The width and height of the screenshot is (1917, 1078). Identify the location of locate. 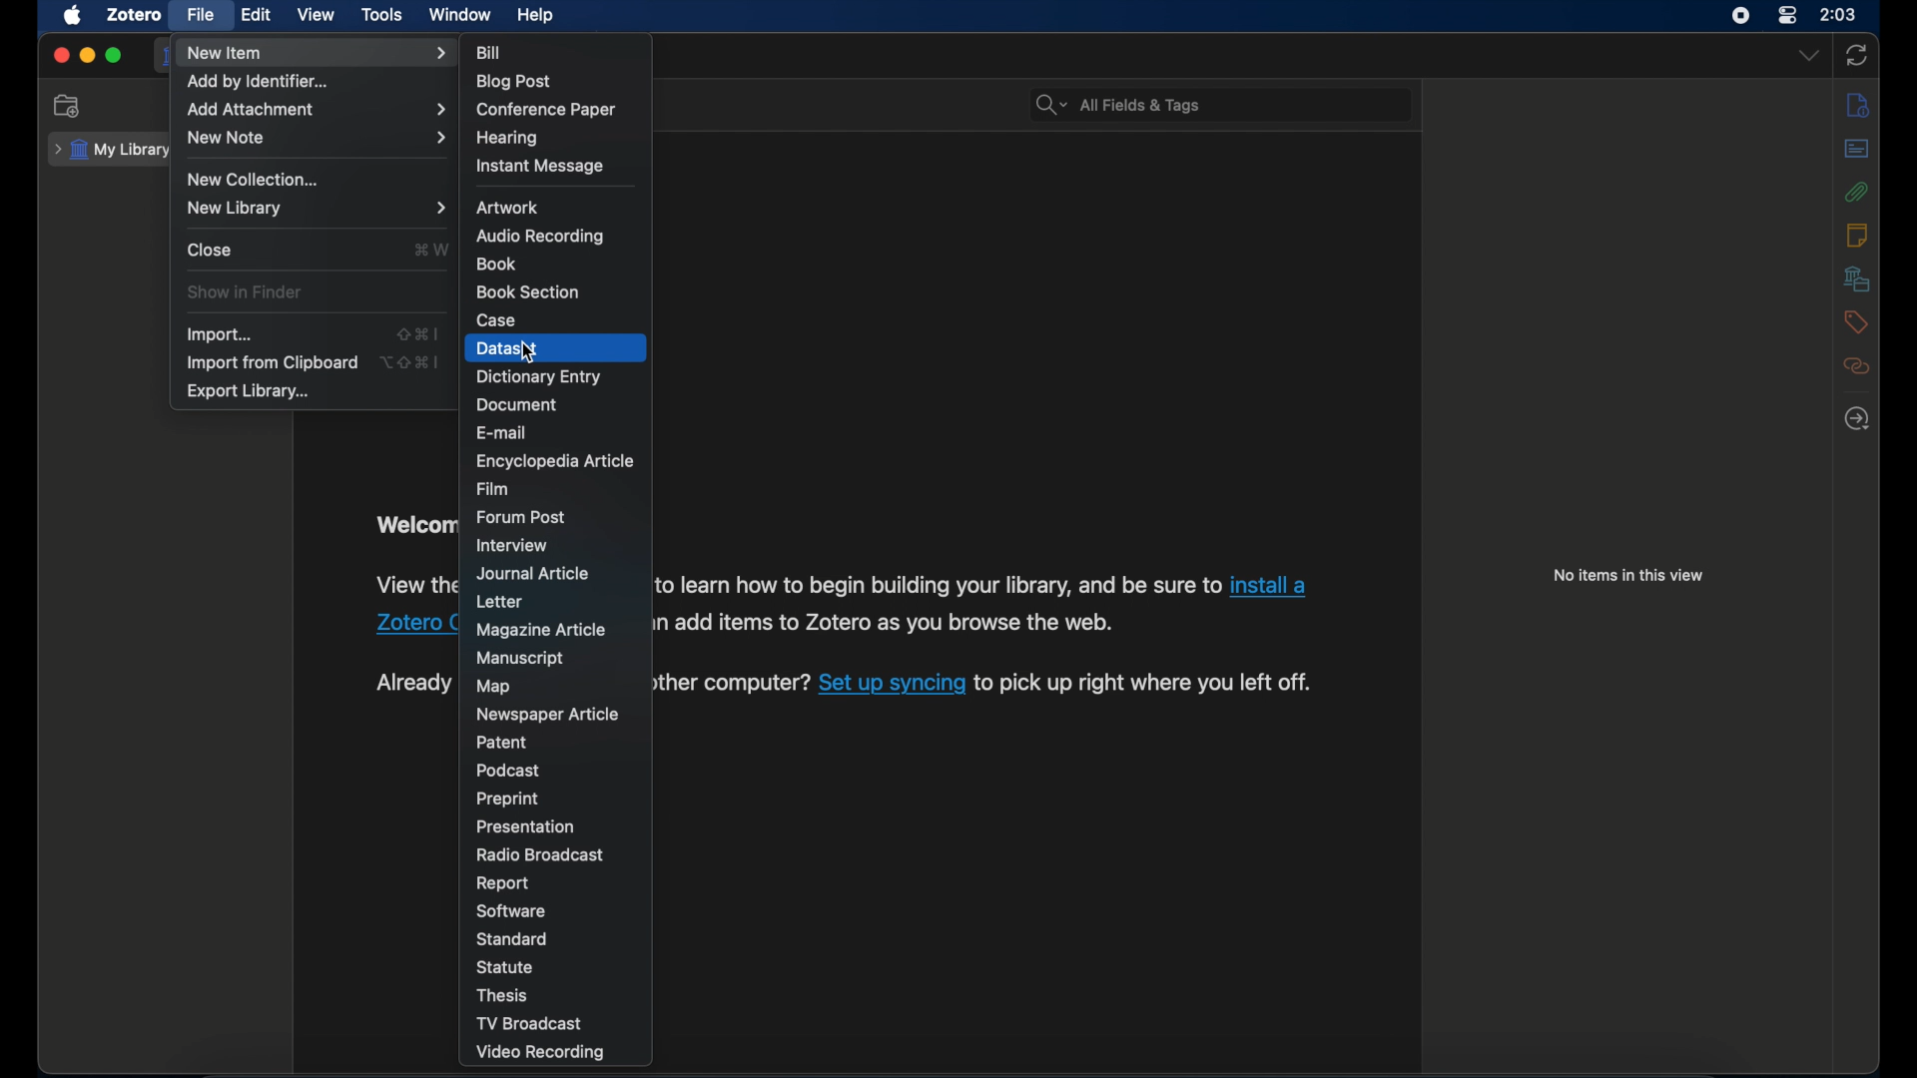
(1856, 418).